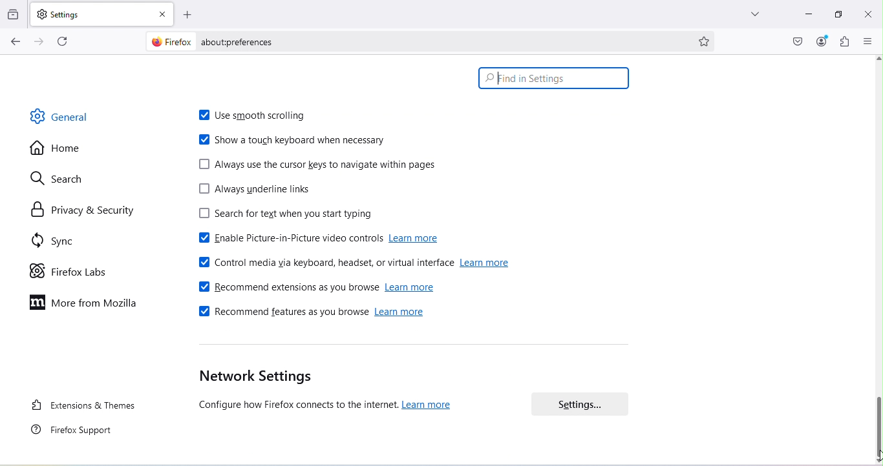 Image resolution: width=883 pixels, height=466 pixels. What do you see at coordinates (78, 303) in the screenshot?
I see `More on mozilla` at bounding box center [78, 303].